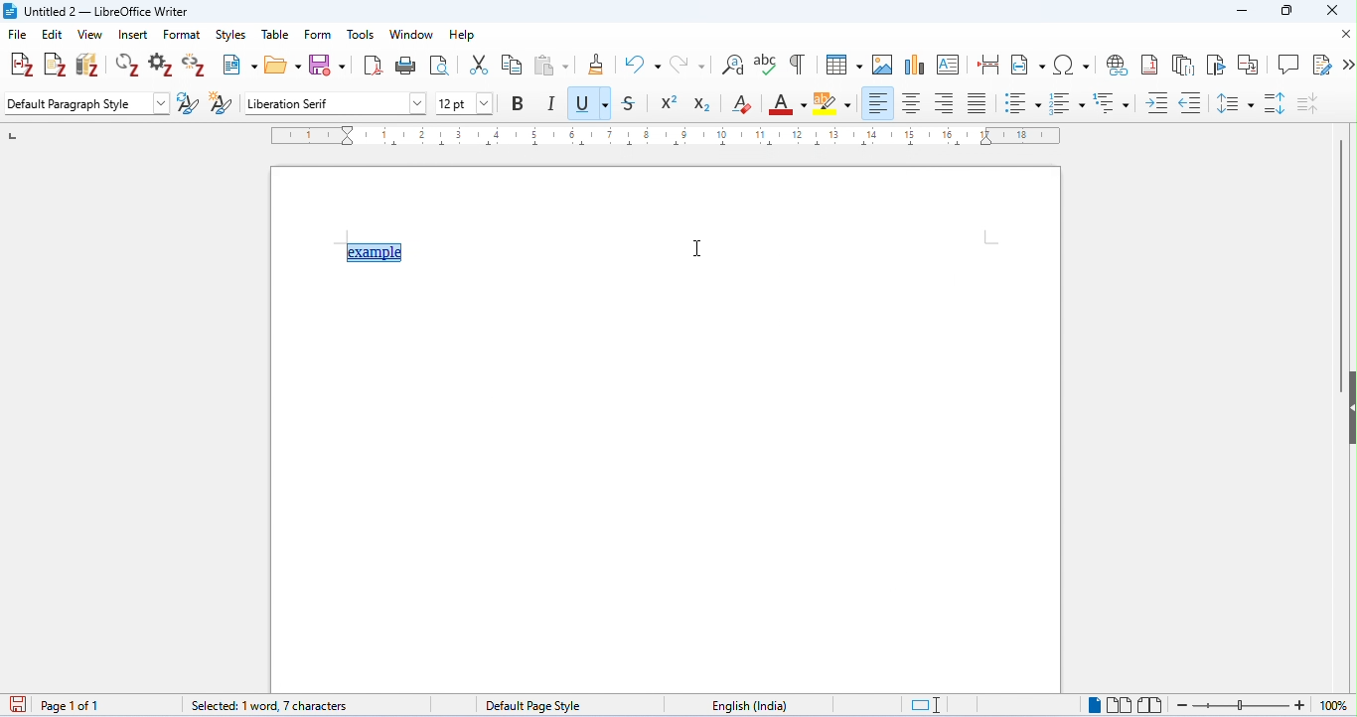  Describe the element at coordinates (258, 706) in the screenshot. I see `0 words, 0 characters` at that location.